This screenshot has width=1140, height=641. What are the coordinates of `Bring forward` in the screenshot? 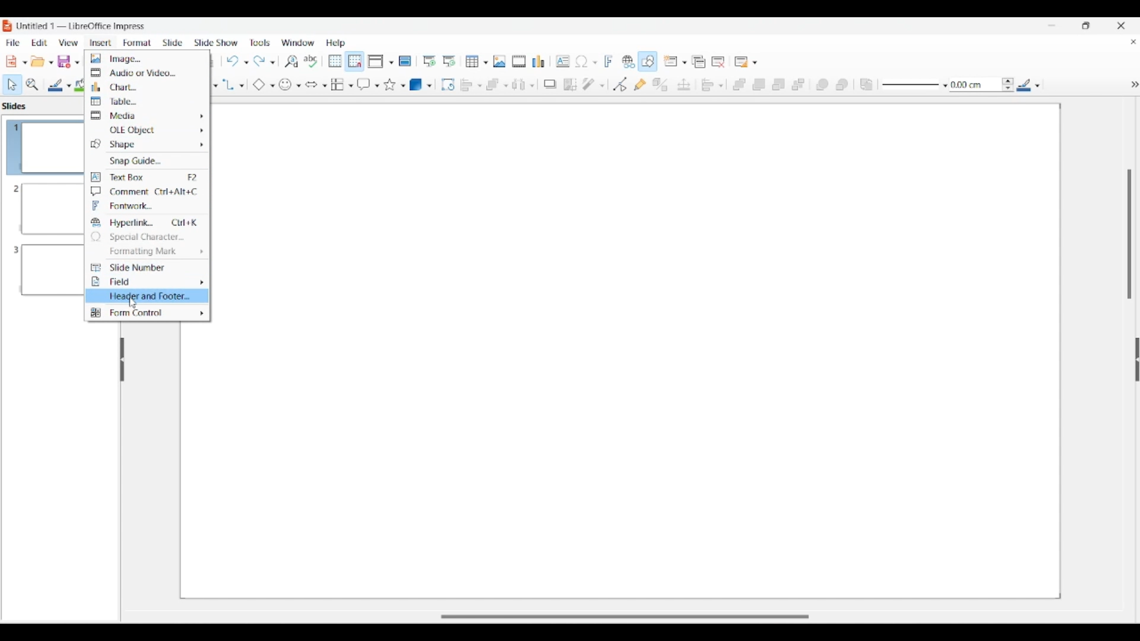 It's located at (759, 85).